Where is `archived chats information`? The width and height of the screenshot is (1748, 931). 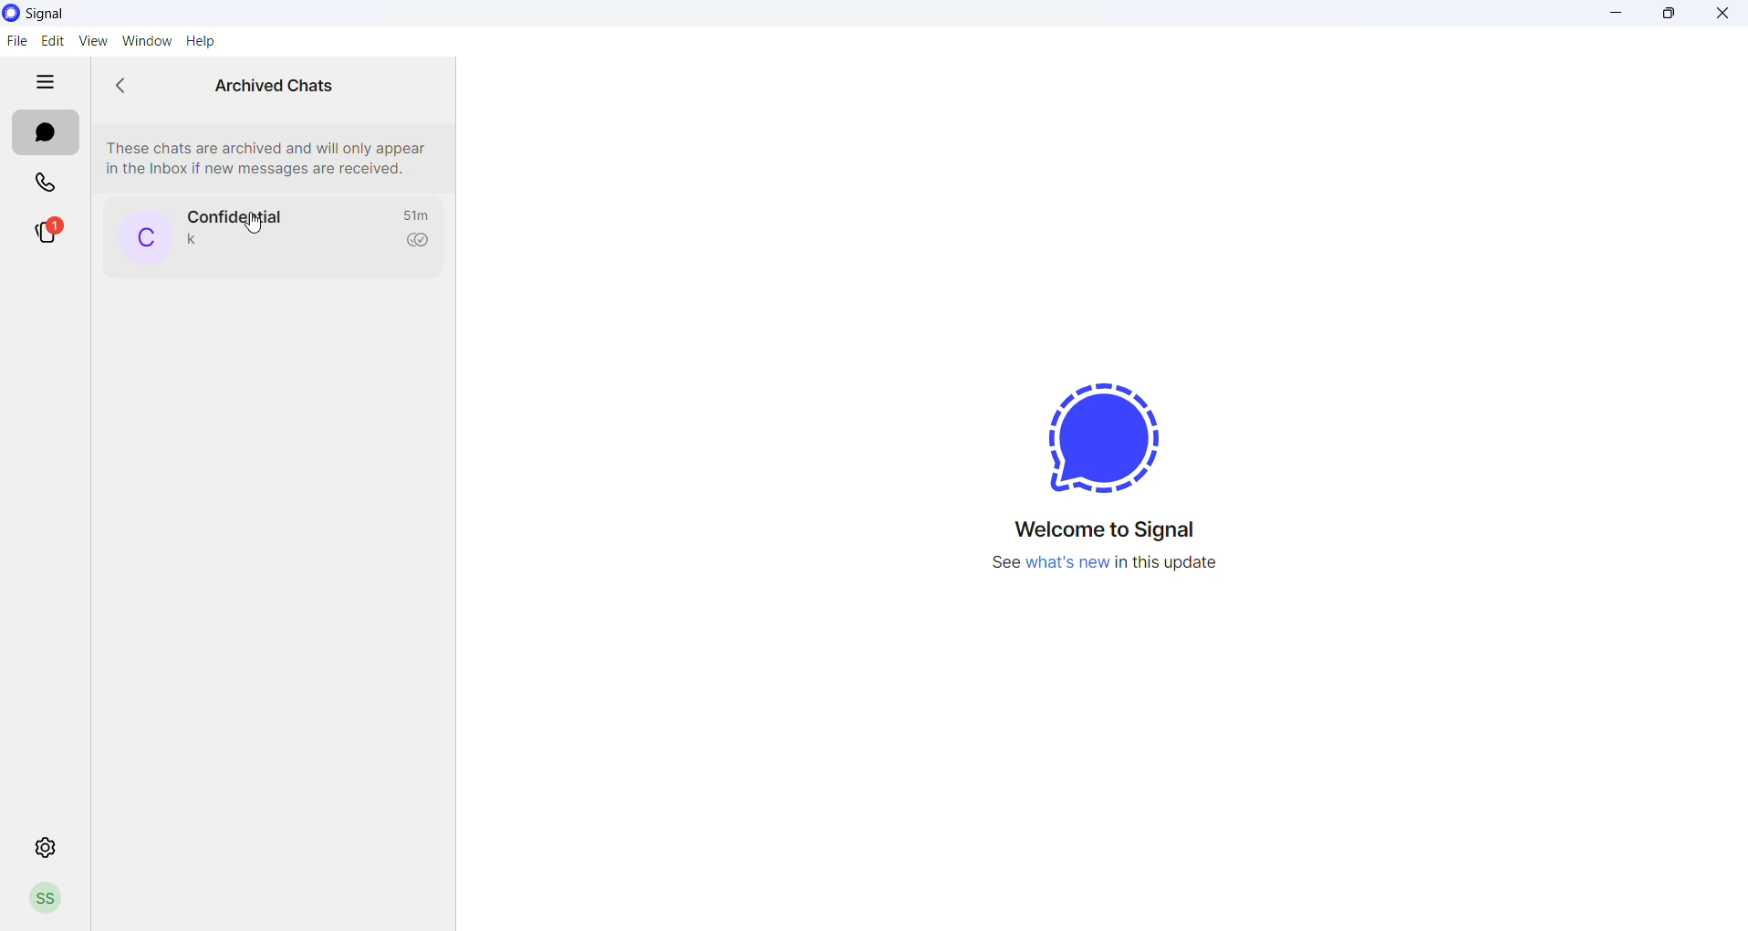
archived chats information is located at coordinates (268, 153).